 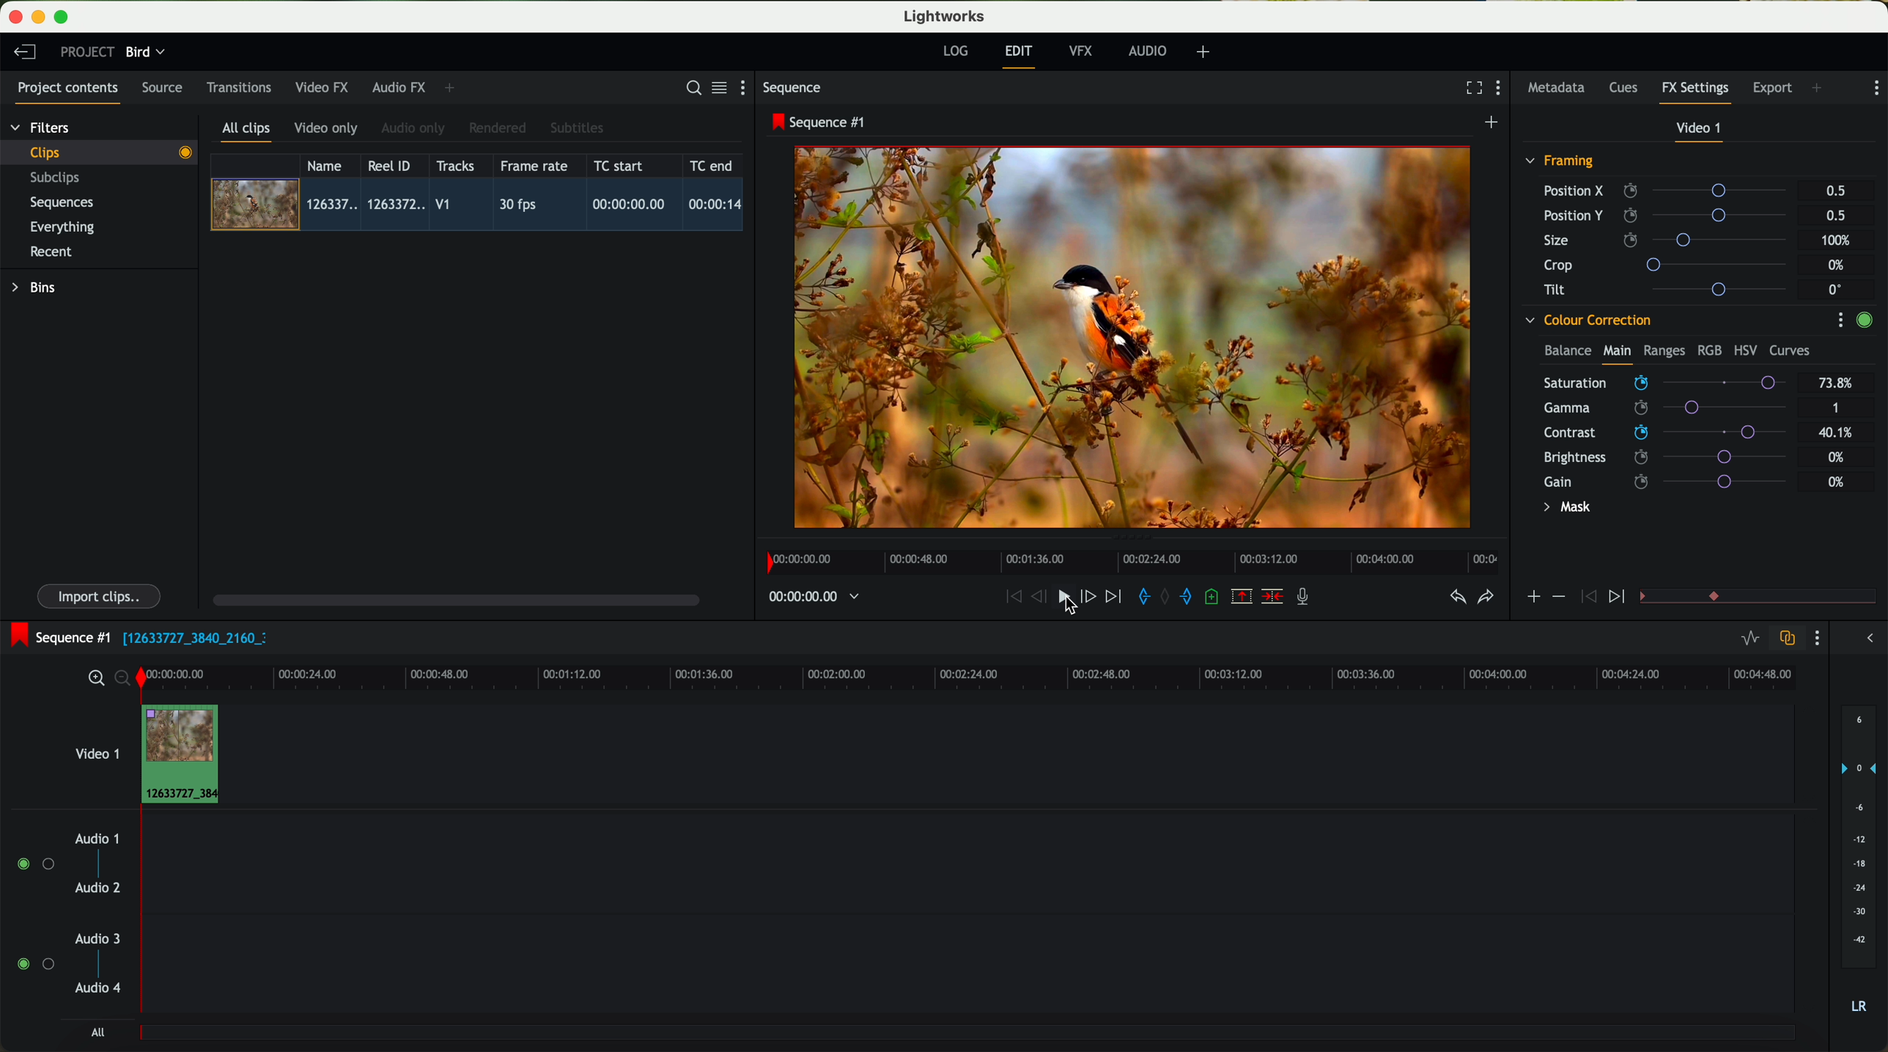 What do you see at coordinates (1502, 89) in the screenshot?
I see `show settings menu` at bounding box center [1502, 89].